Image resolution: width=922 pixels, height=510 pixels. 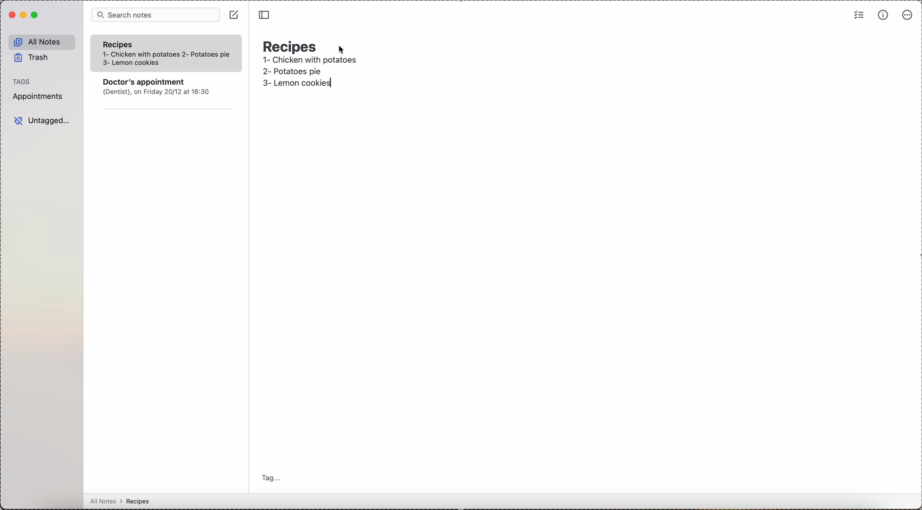 What do you see at coordinates (11, 15) in the screenshot?
I see `close simplenote` at bounding box center [11, 15].